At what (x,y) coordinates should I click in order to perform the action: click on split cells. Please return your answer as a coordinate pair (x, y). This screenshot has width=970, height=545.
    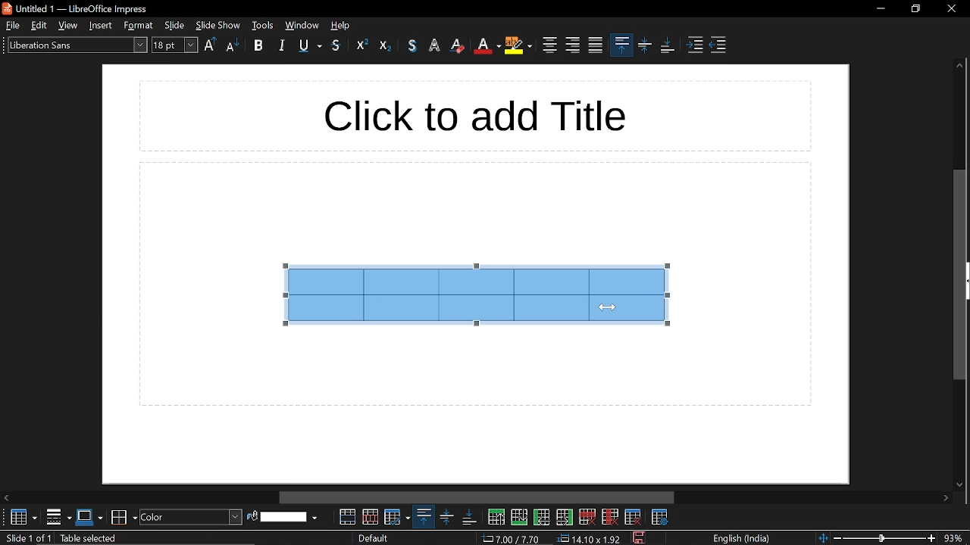
    Looking at the image, I should click on (371, 517).